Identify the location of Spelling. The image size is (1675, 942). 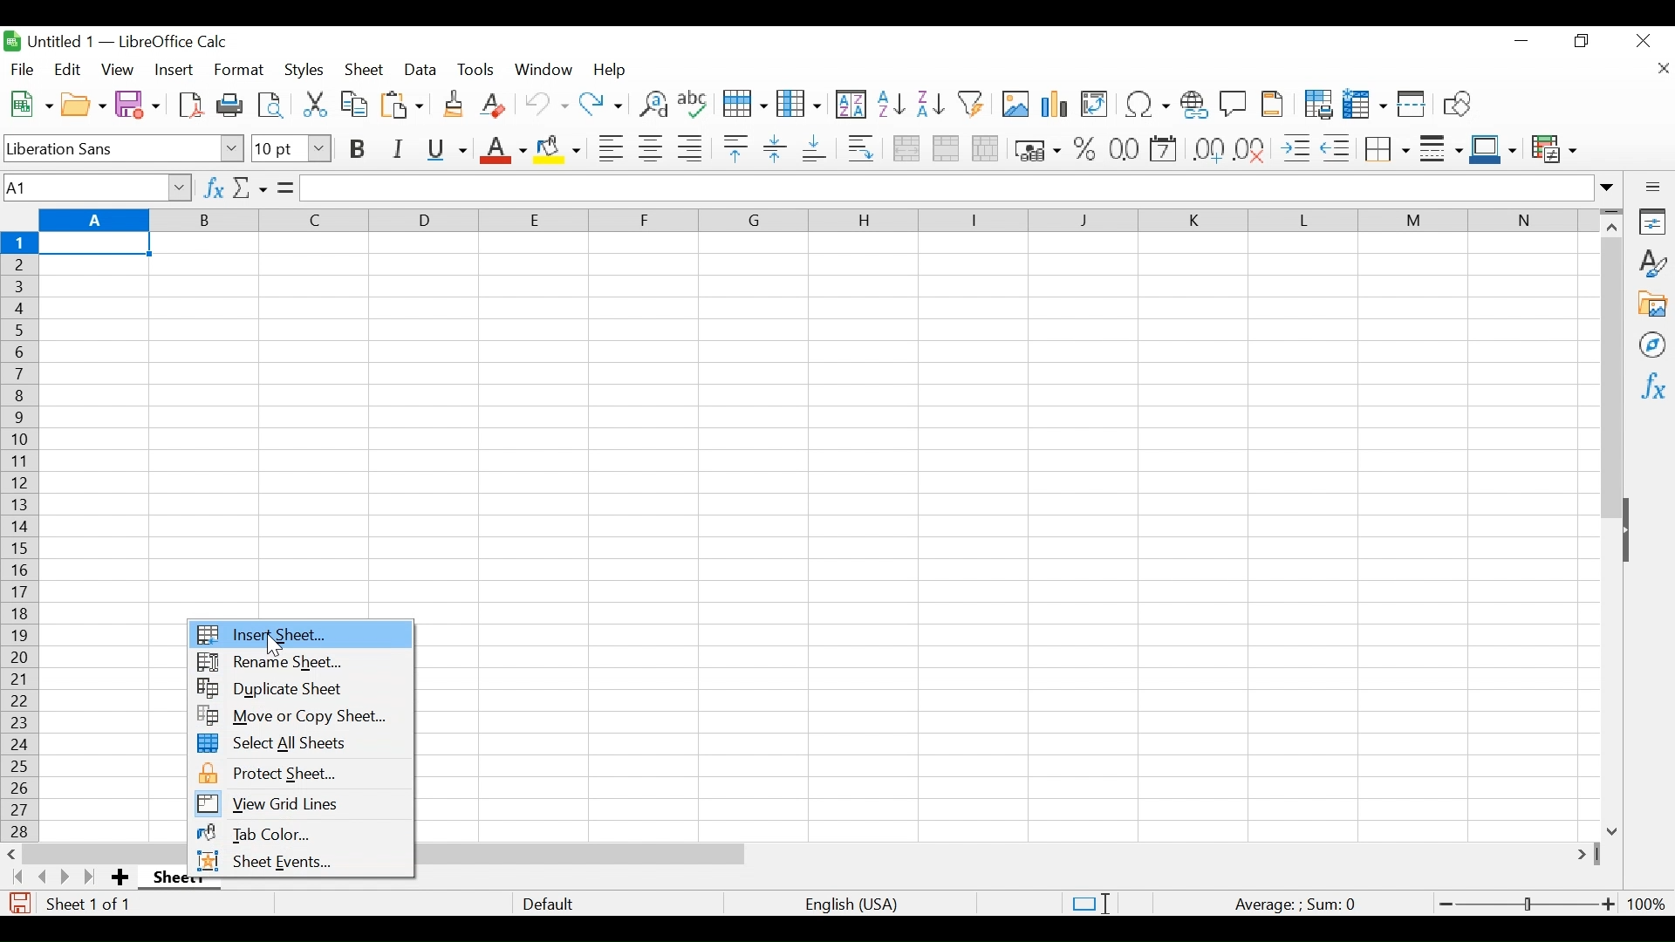
(692, 105).